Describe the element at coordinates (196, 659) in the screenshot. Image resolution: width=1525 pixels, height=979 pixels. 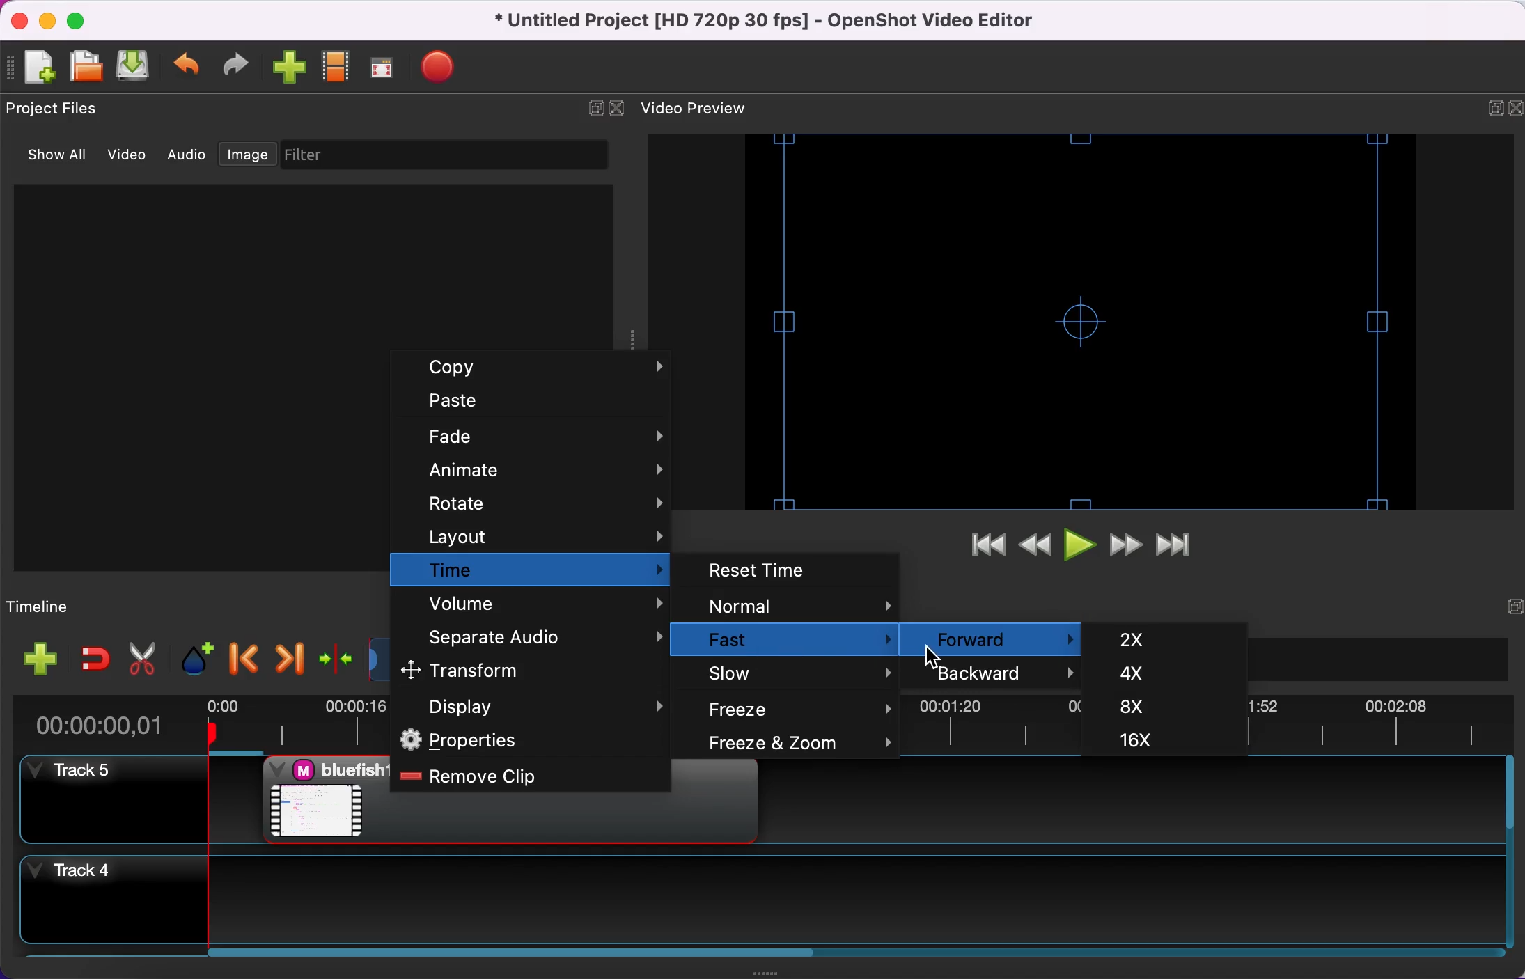
I see `add marker` at that location.